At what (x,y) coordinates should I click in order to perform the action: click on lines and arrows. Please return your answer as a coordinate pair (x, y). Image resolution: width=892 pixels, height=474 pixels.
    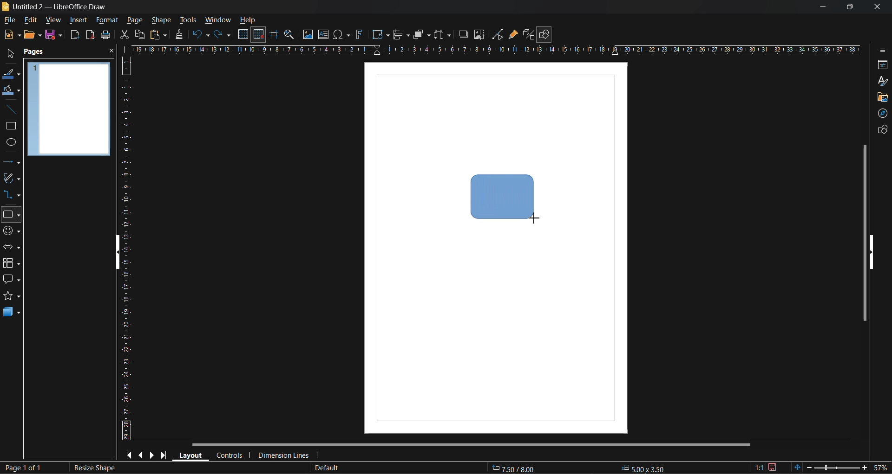
    Looking at the image, I should click on (14, 164).